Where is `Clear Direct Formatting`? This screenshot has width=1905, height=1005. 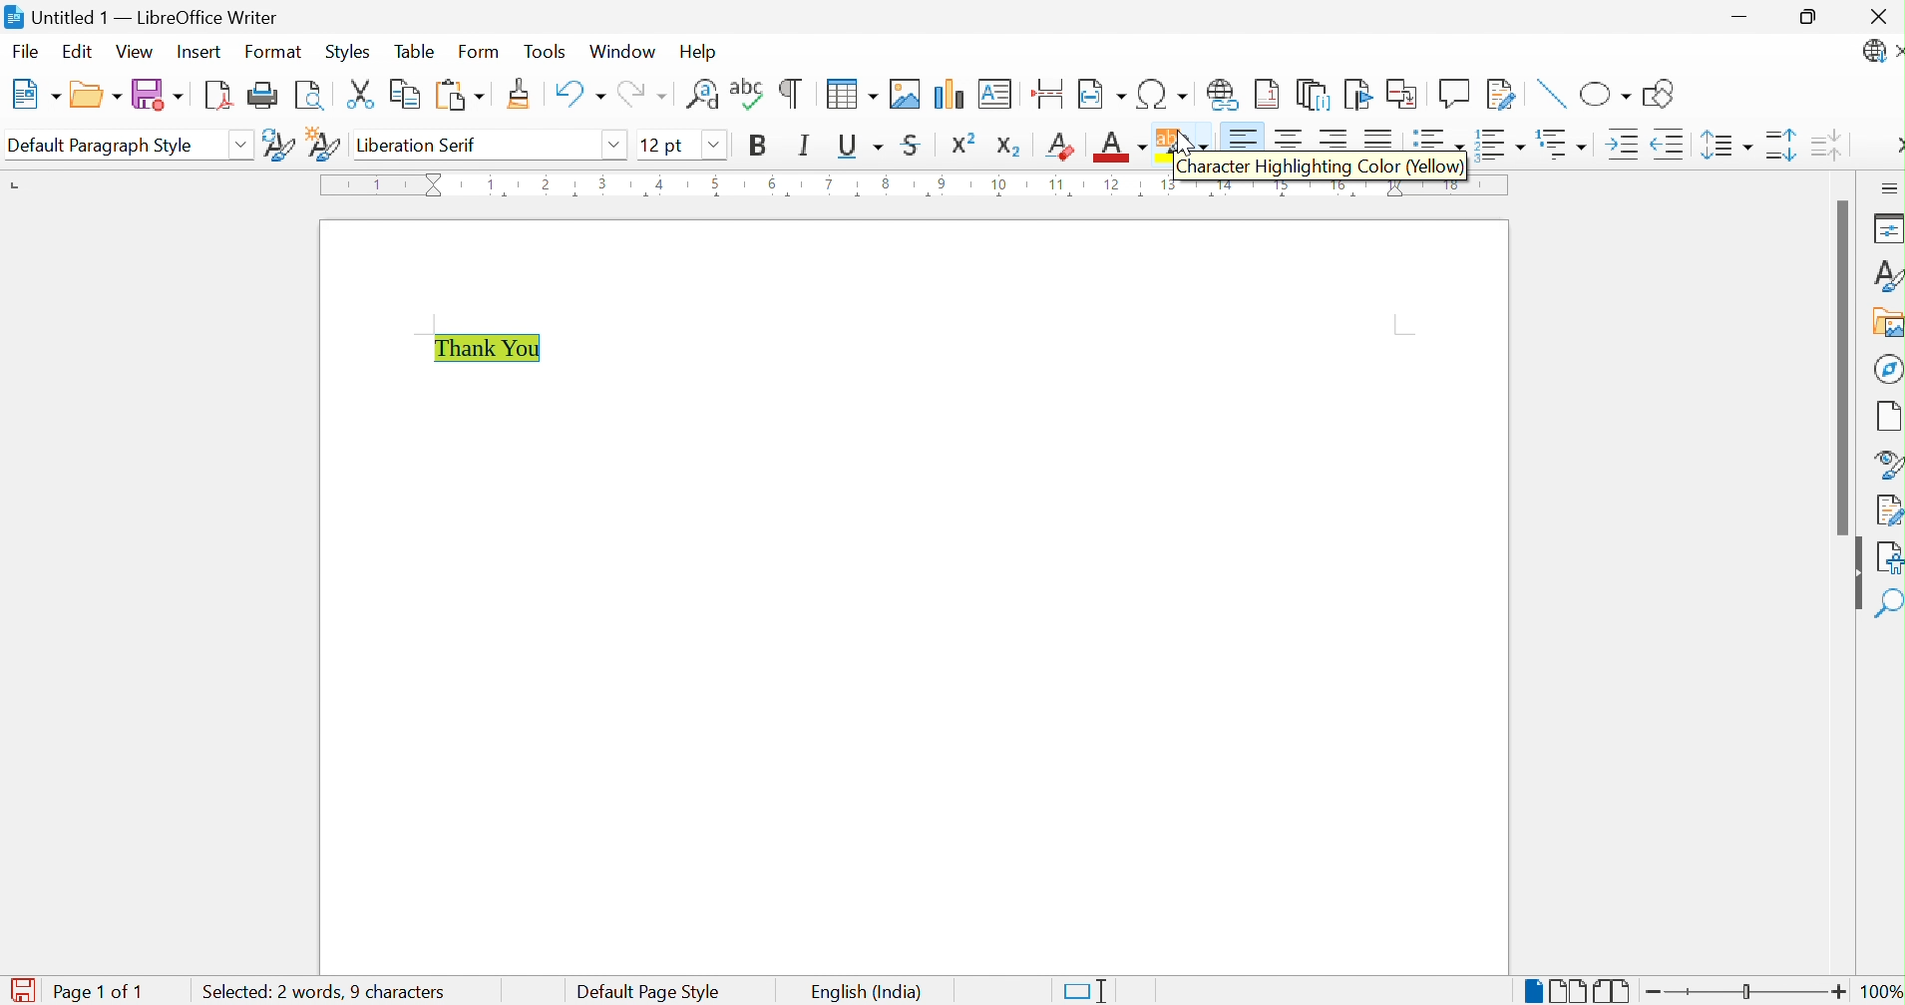
Clear Direct Formatting is located at coordinates (1062, 148).